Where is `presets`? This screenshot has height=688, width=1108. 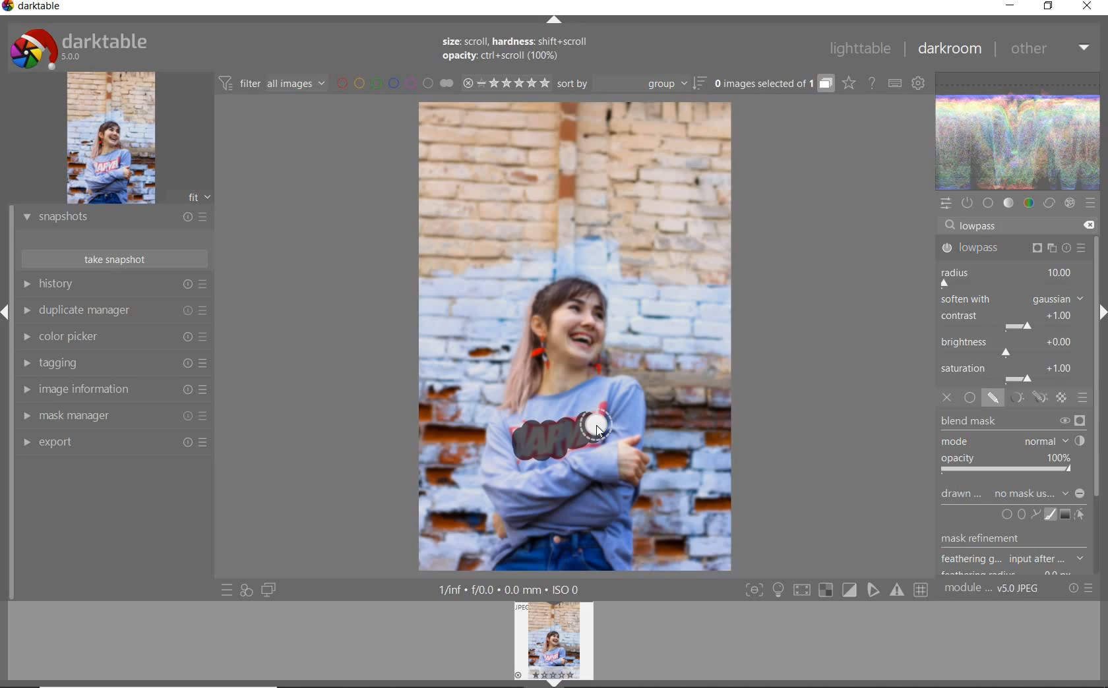 presets is located at coordinates (1090, 203).